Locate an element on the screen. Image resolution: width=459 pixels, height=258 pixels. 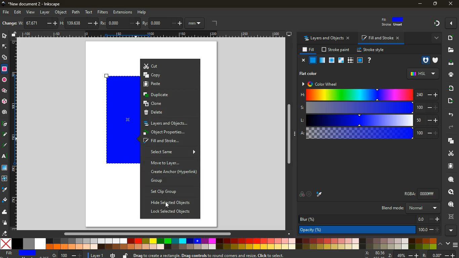
new is located at coordinates (452, 38).